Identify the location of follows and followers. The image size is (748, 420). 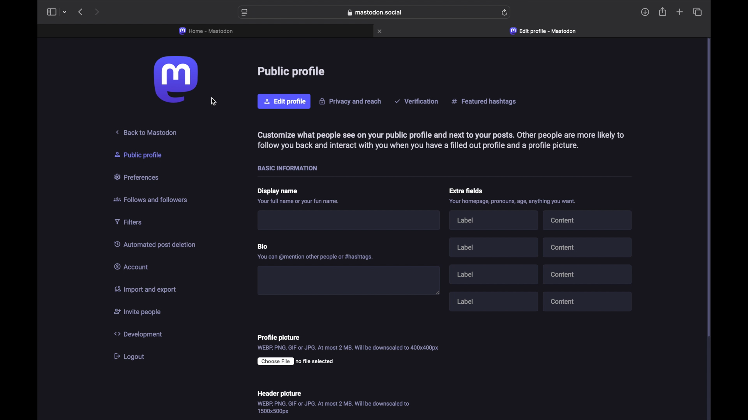
(152, 200).